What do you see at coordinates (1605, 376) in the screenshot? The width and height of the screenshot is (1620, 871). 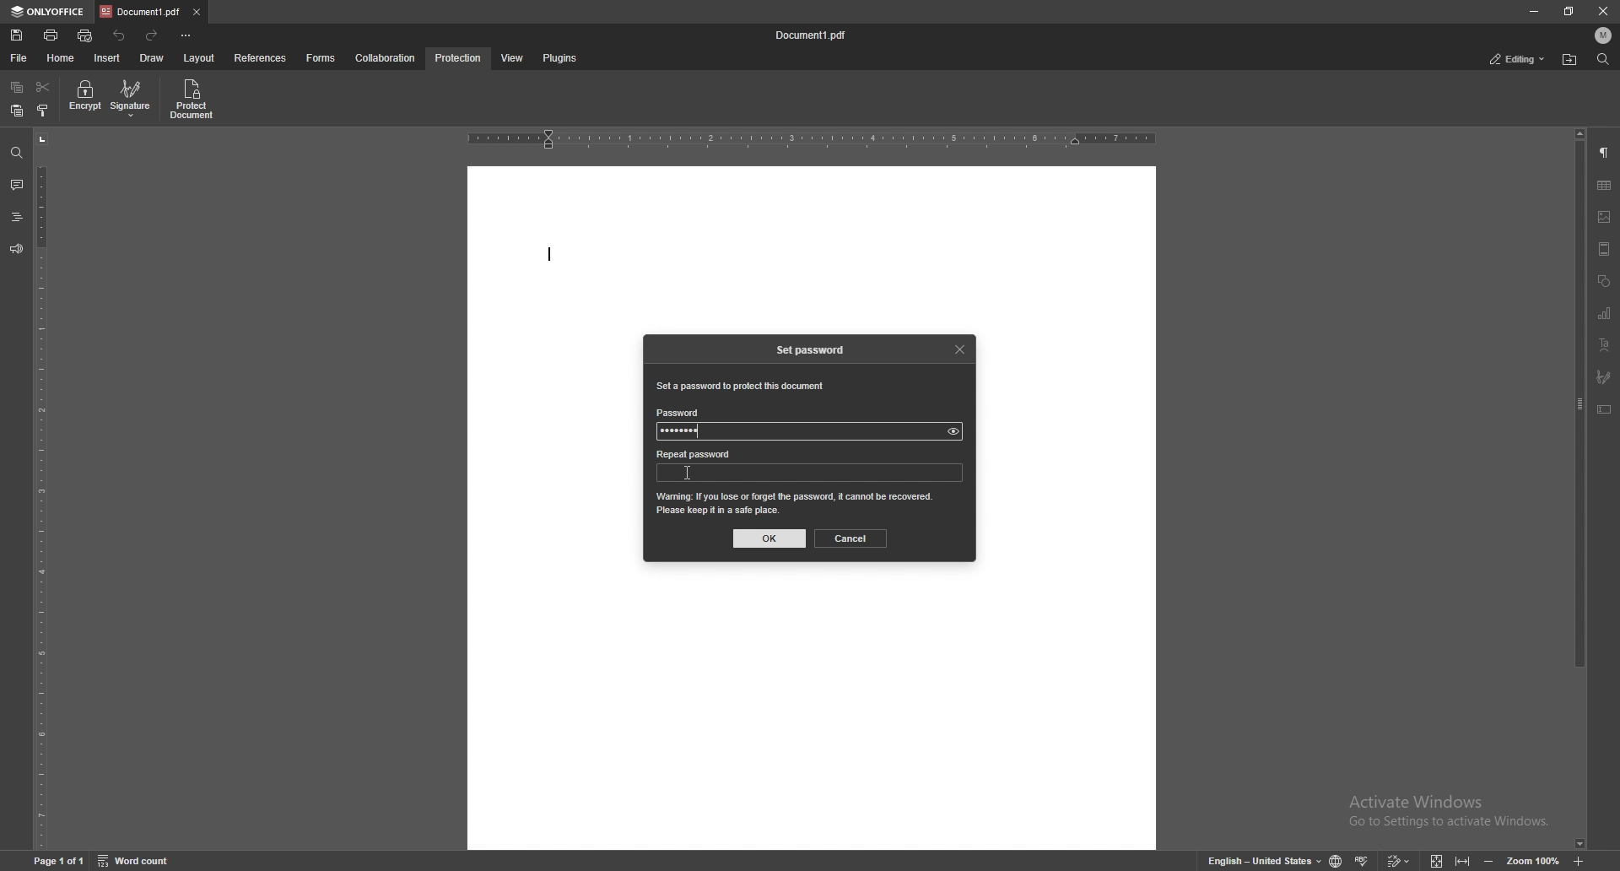 I see `signature field` at bounding box center [1605, 376].